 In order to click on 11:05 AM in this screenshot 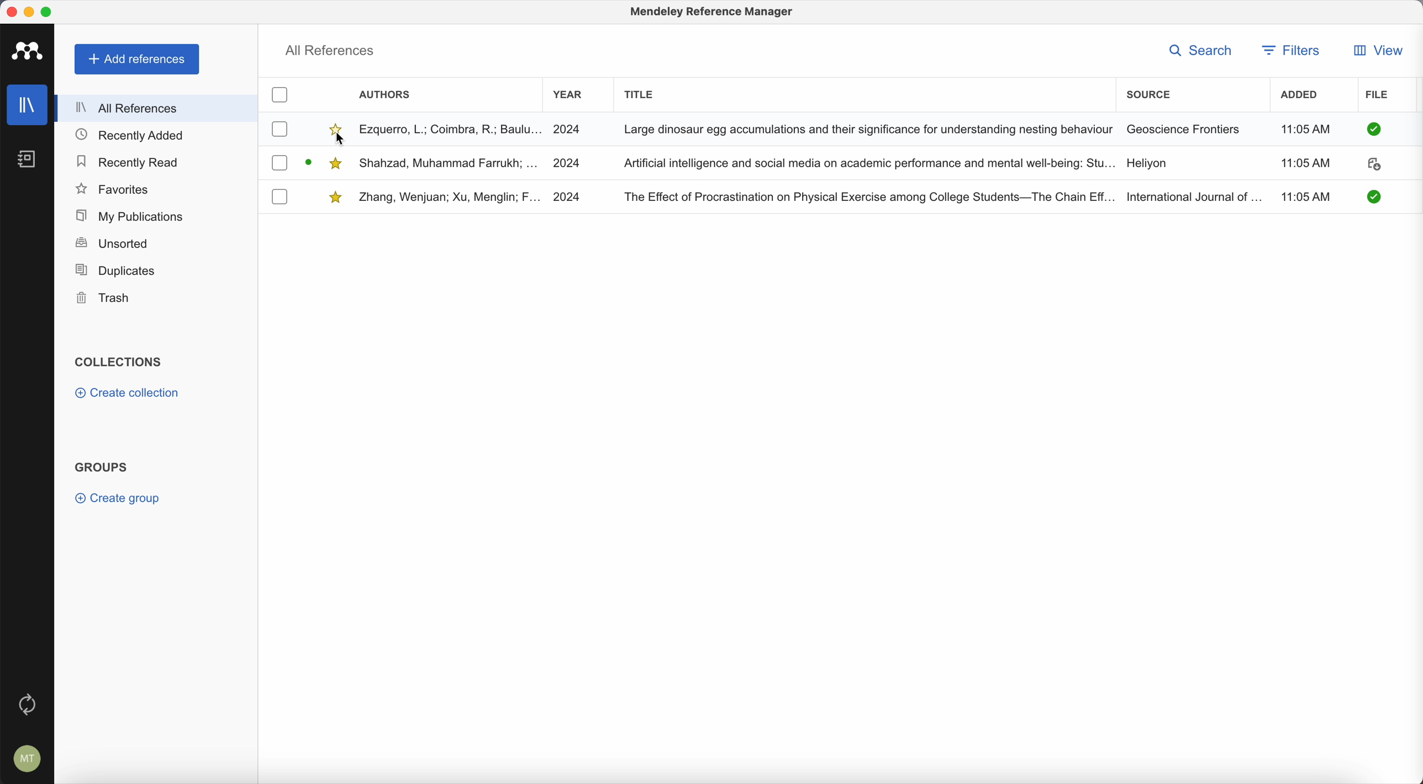, I will do `click(1309, 195)`.